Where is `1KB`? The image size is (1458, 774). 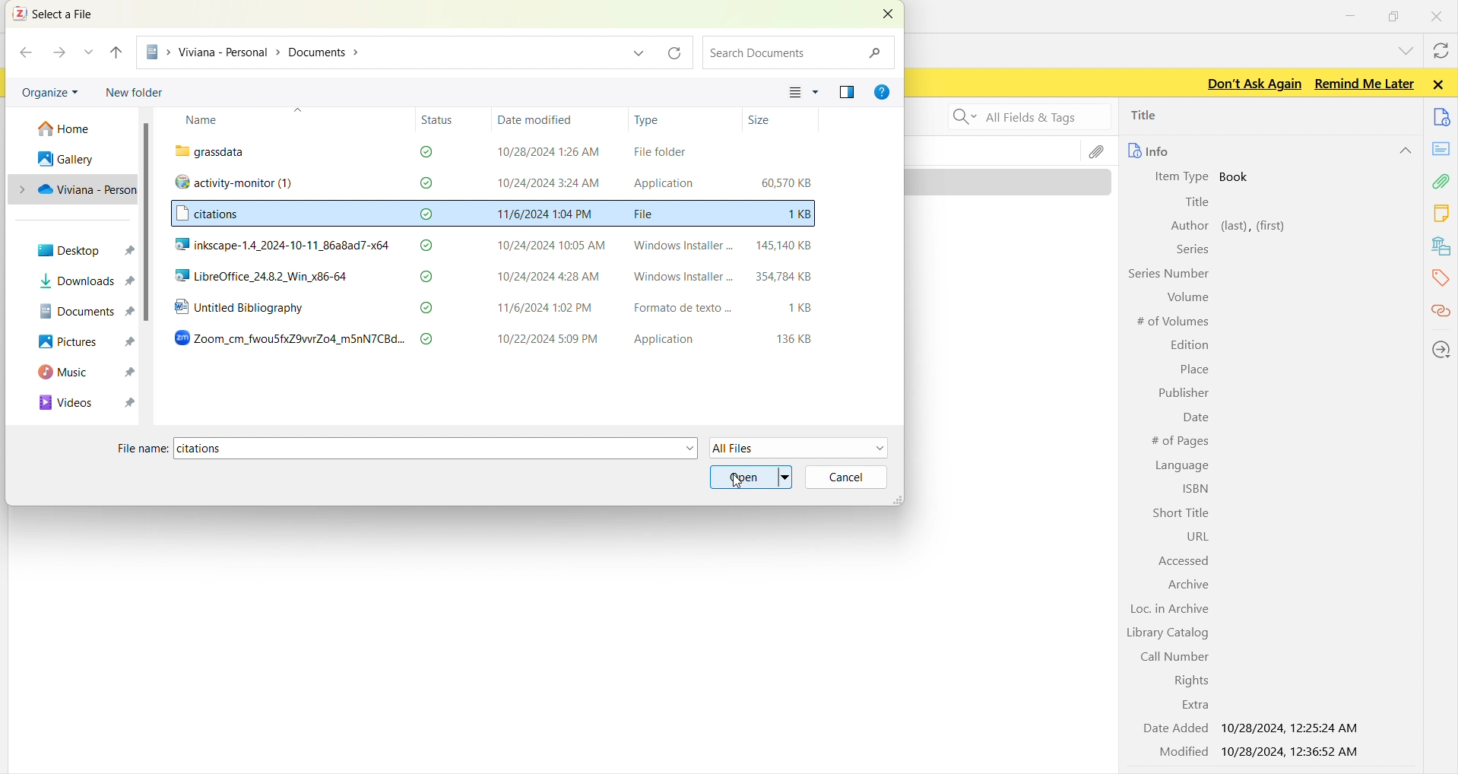
1KB is located at coordinates (800, 308).